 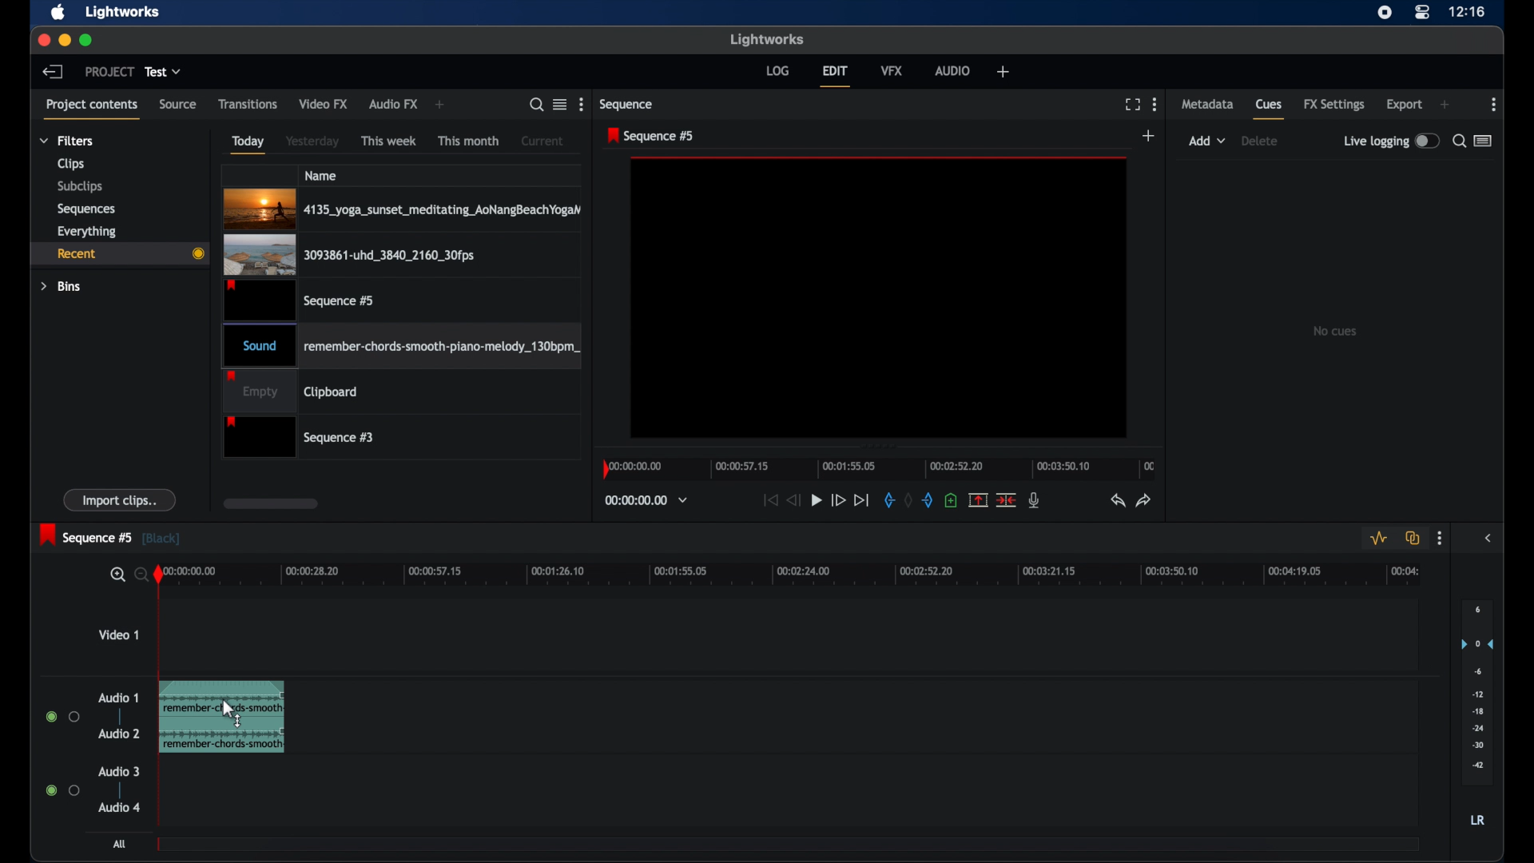 What do you see at coordinates (1439, 539) in the screenshot?
I see `more options` at bounding box center [1439, 539].